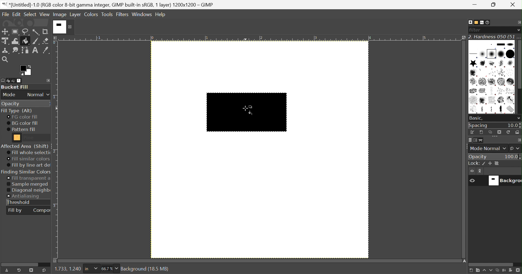 This screenshot has height=274, width=522. What do you see at coordinates (511, 73) in the screenshot?
I see `Bristles 03` at bounding box center [511, 73].